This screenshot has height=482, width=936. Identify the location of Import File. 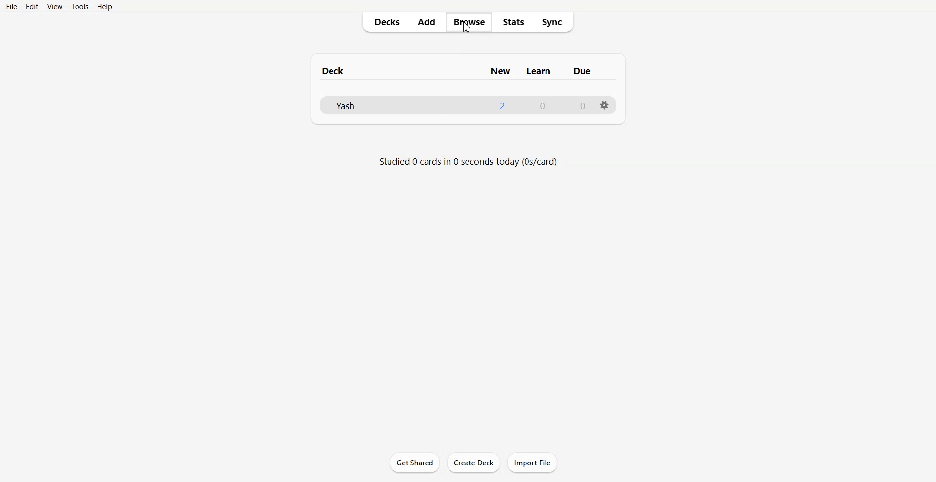
(532, 463).